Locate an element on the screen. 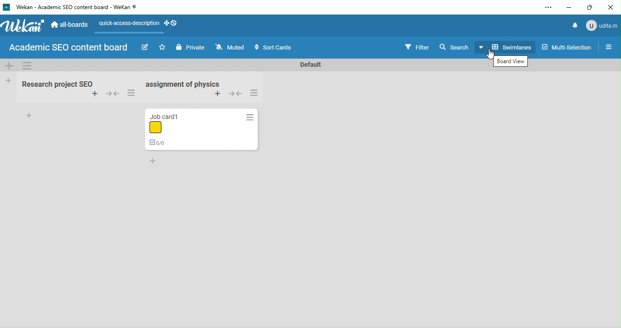 This screenshot has height=328, width=621. Add is located at coordinates (8, 81).